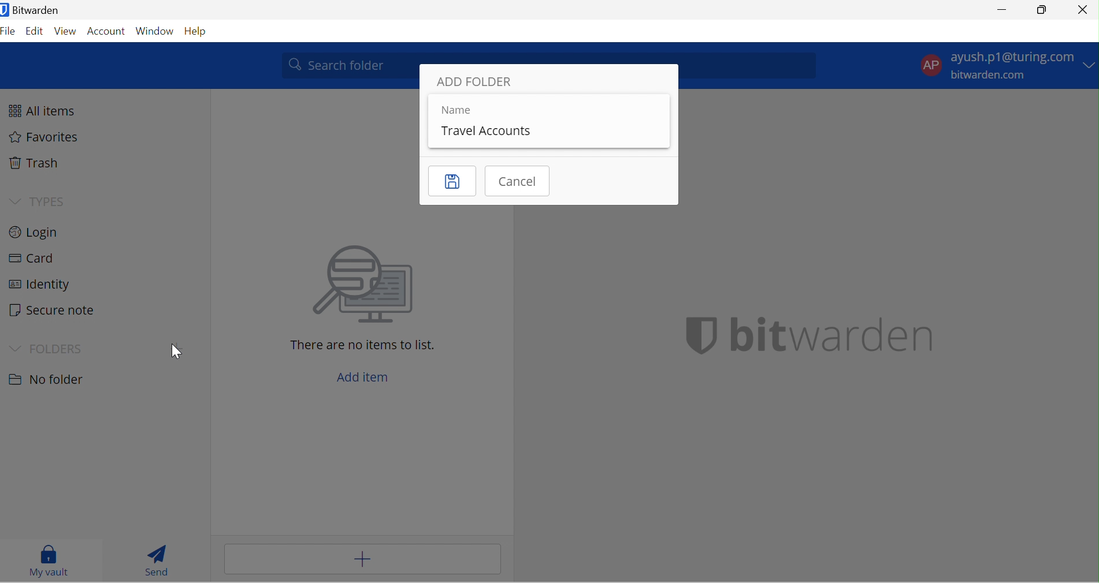 This screenshot has width=1099, height=583. I want to click on Account, so click(106, 30).